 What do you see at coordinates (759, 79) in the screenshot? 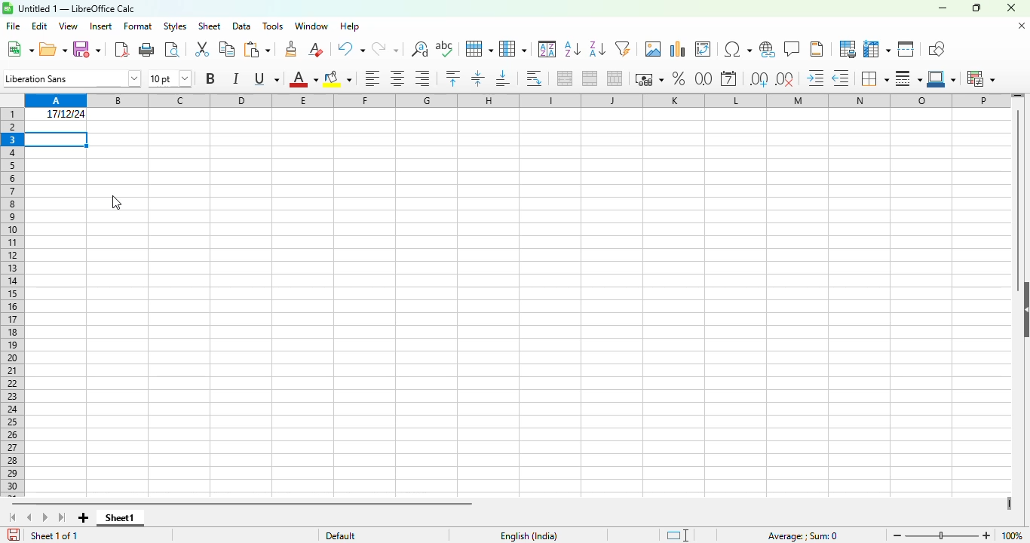
I see `add decimal` at bounding box center [759, 79].